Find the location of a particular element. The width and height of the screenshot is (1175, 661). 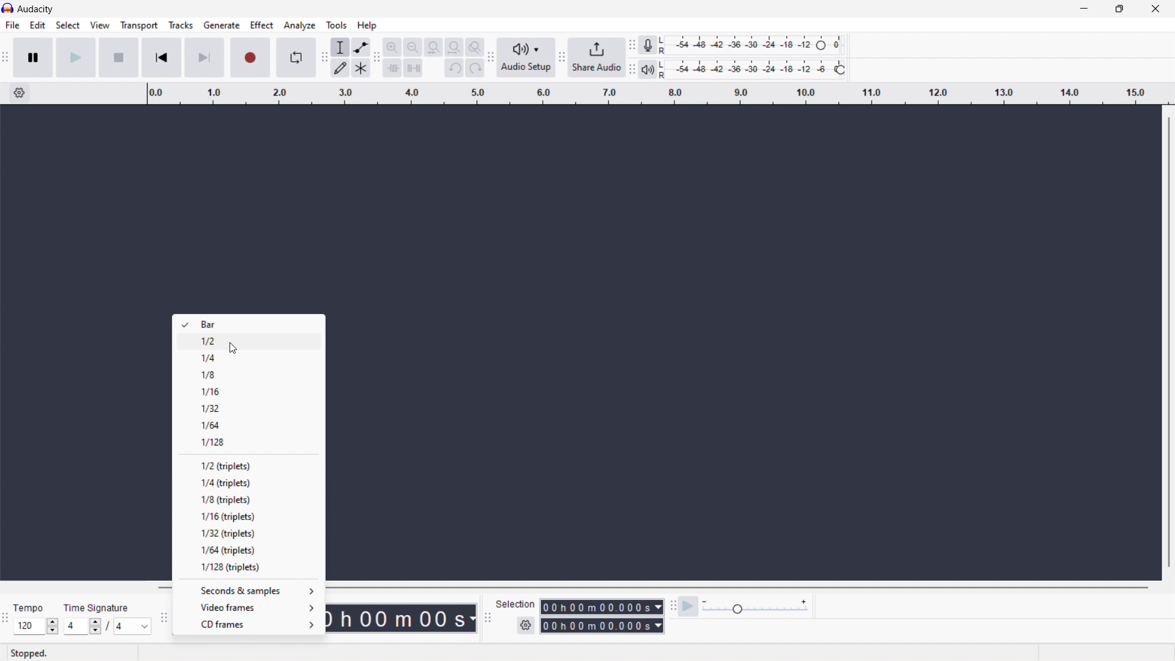

play at speed toolbar is located at coordinates (671, 607).